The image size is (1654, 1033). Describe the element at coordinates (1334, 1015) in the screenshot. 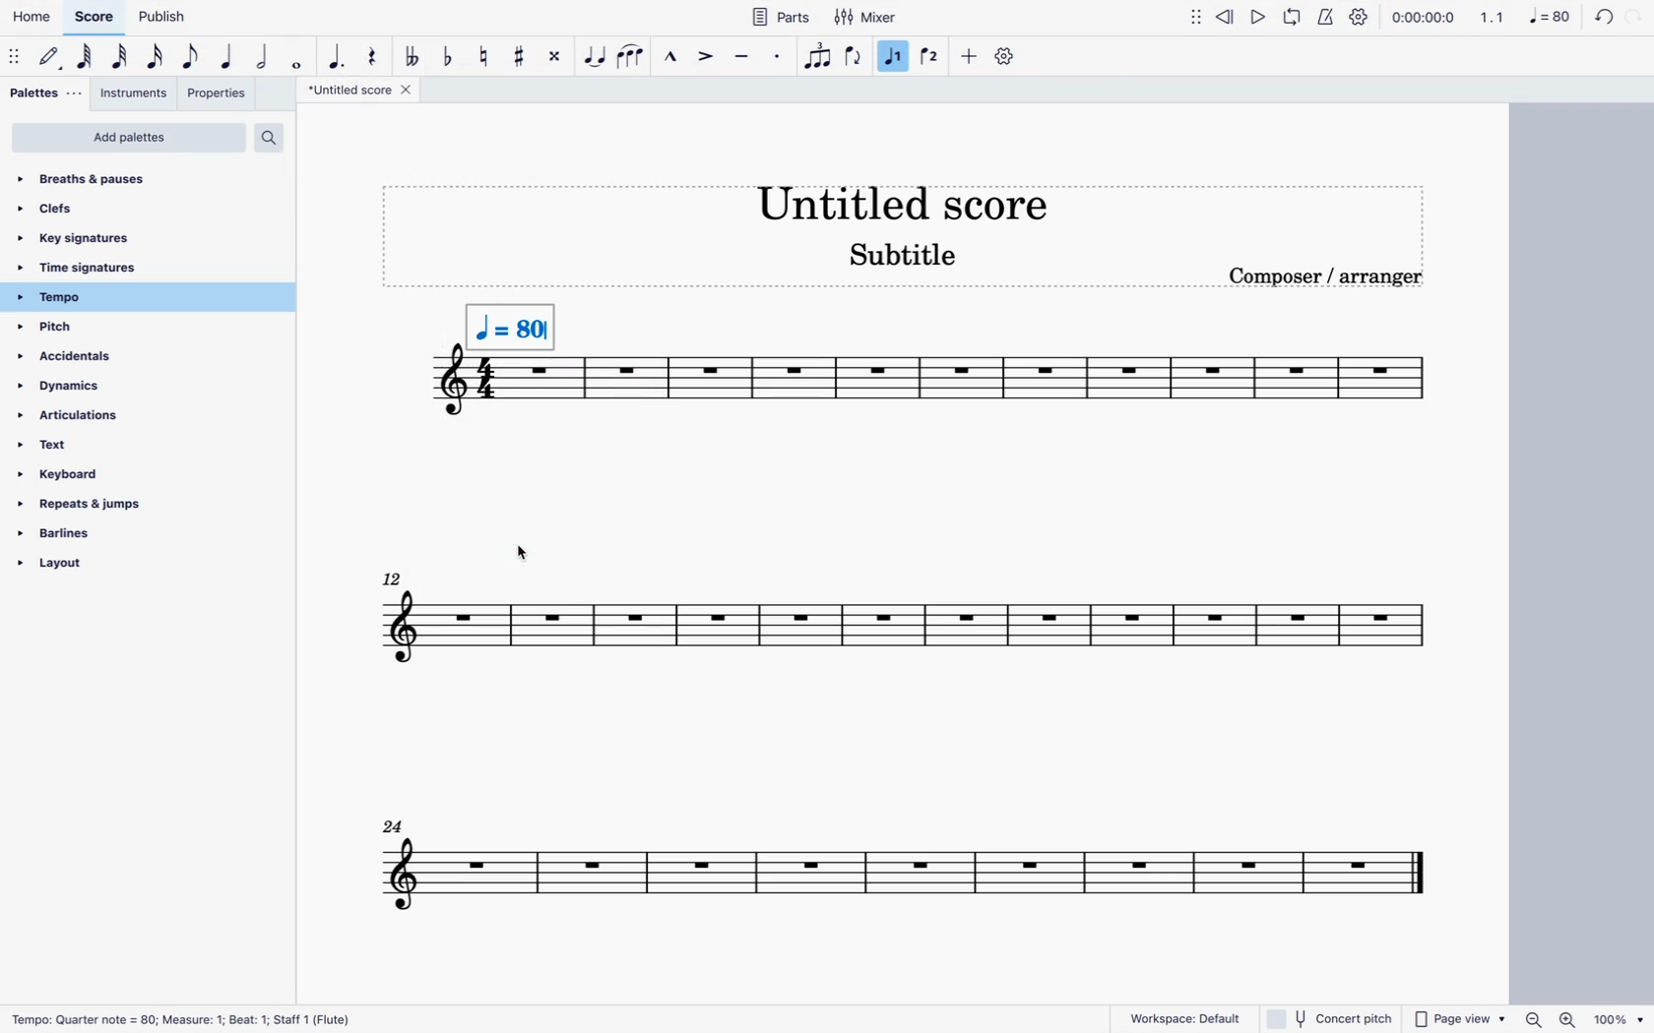

I see `concert pitch` at that location.